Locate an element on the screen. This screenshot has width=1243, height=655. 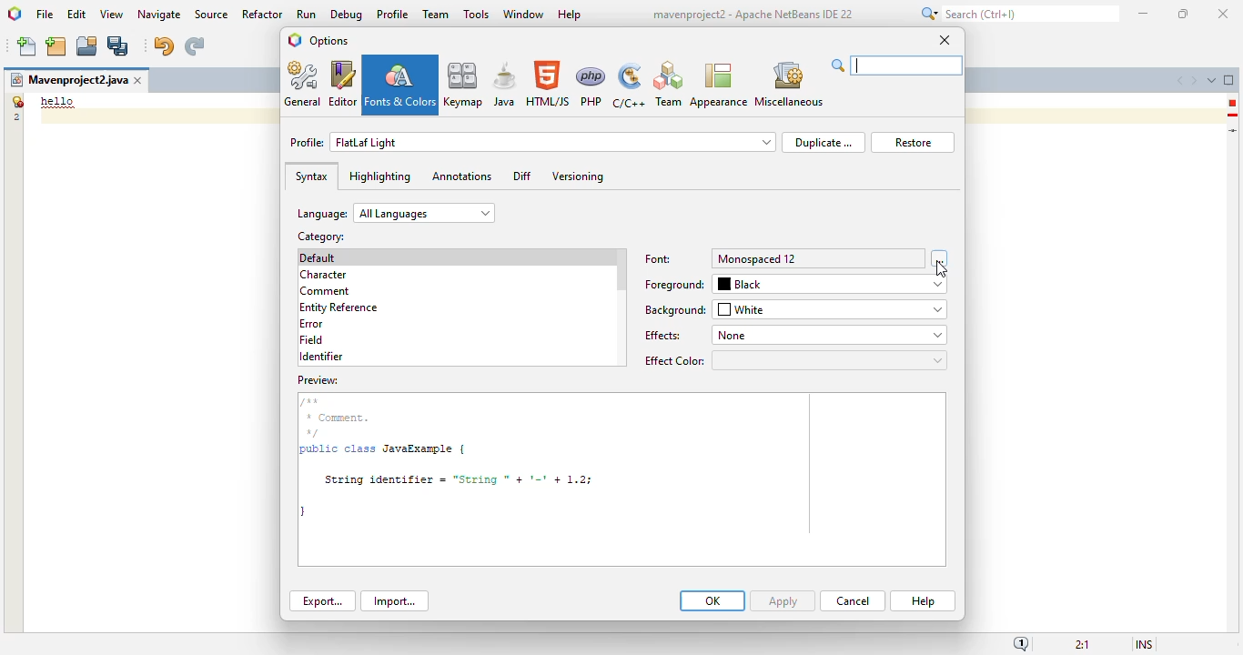
error is located at coordinates (311, 324).